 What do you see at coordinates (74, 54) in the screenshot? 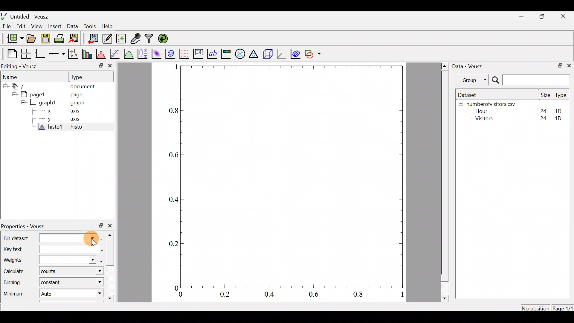
I see `plot points with lines and error bars` at bounding box center [74, 54].